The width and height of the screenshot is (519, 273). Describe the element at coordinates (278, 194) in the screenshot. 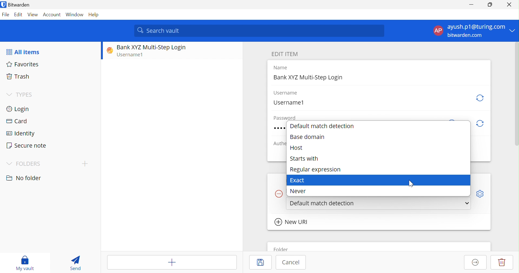

I see `Remove` at that location.